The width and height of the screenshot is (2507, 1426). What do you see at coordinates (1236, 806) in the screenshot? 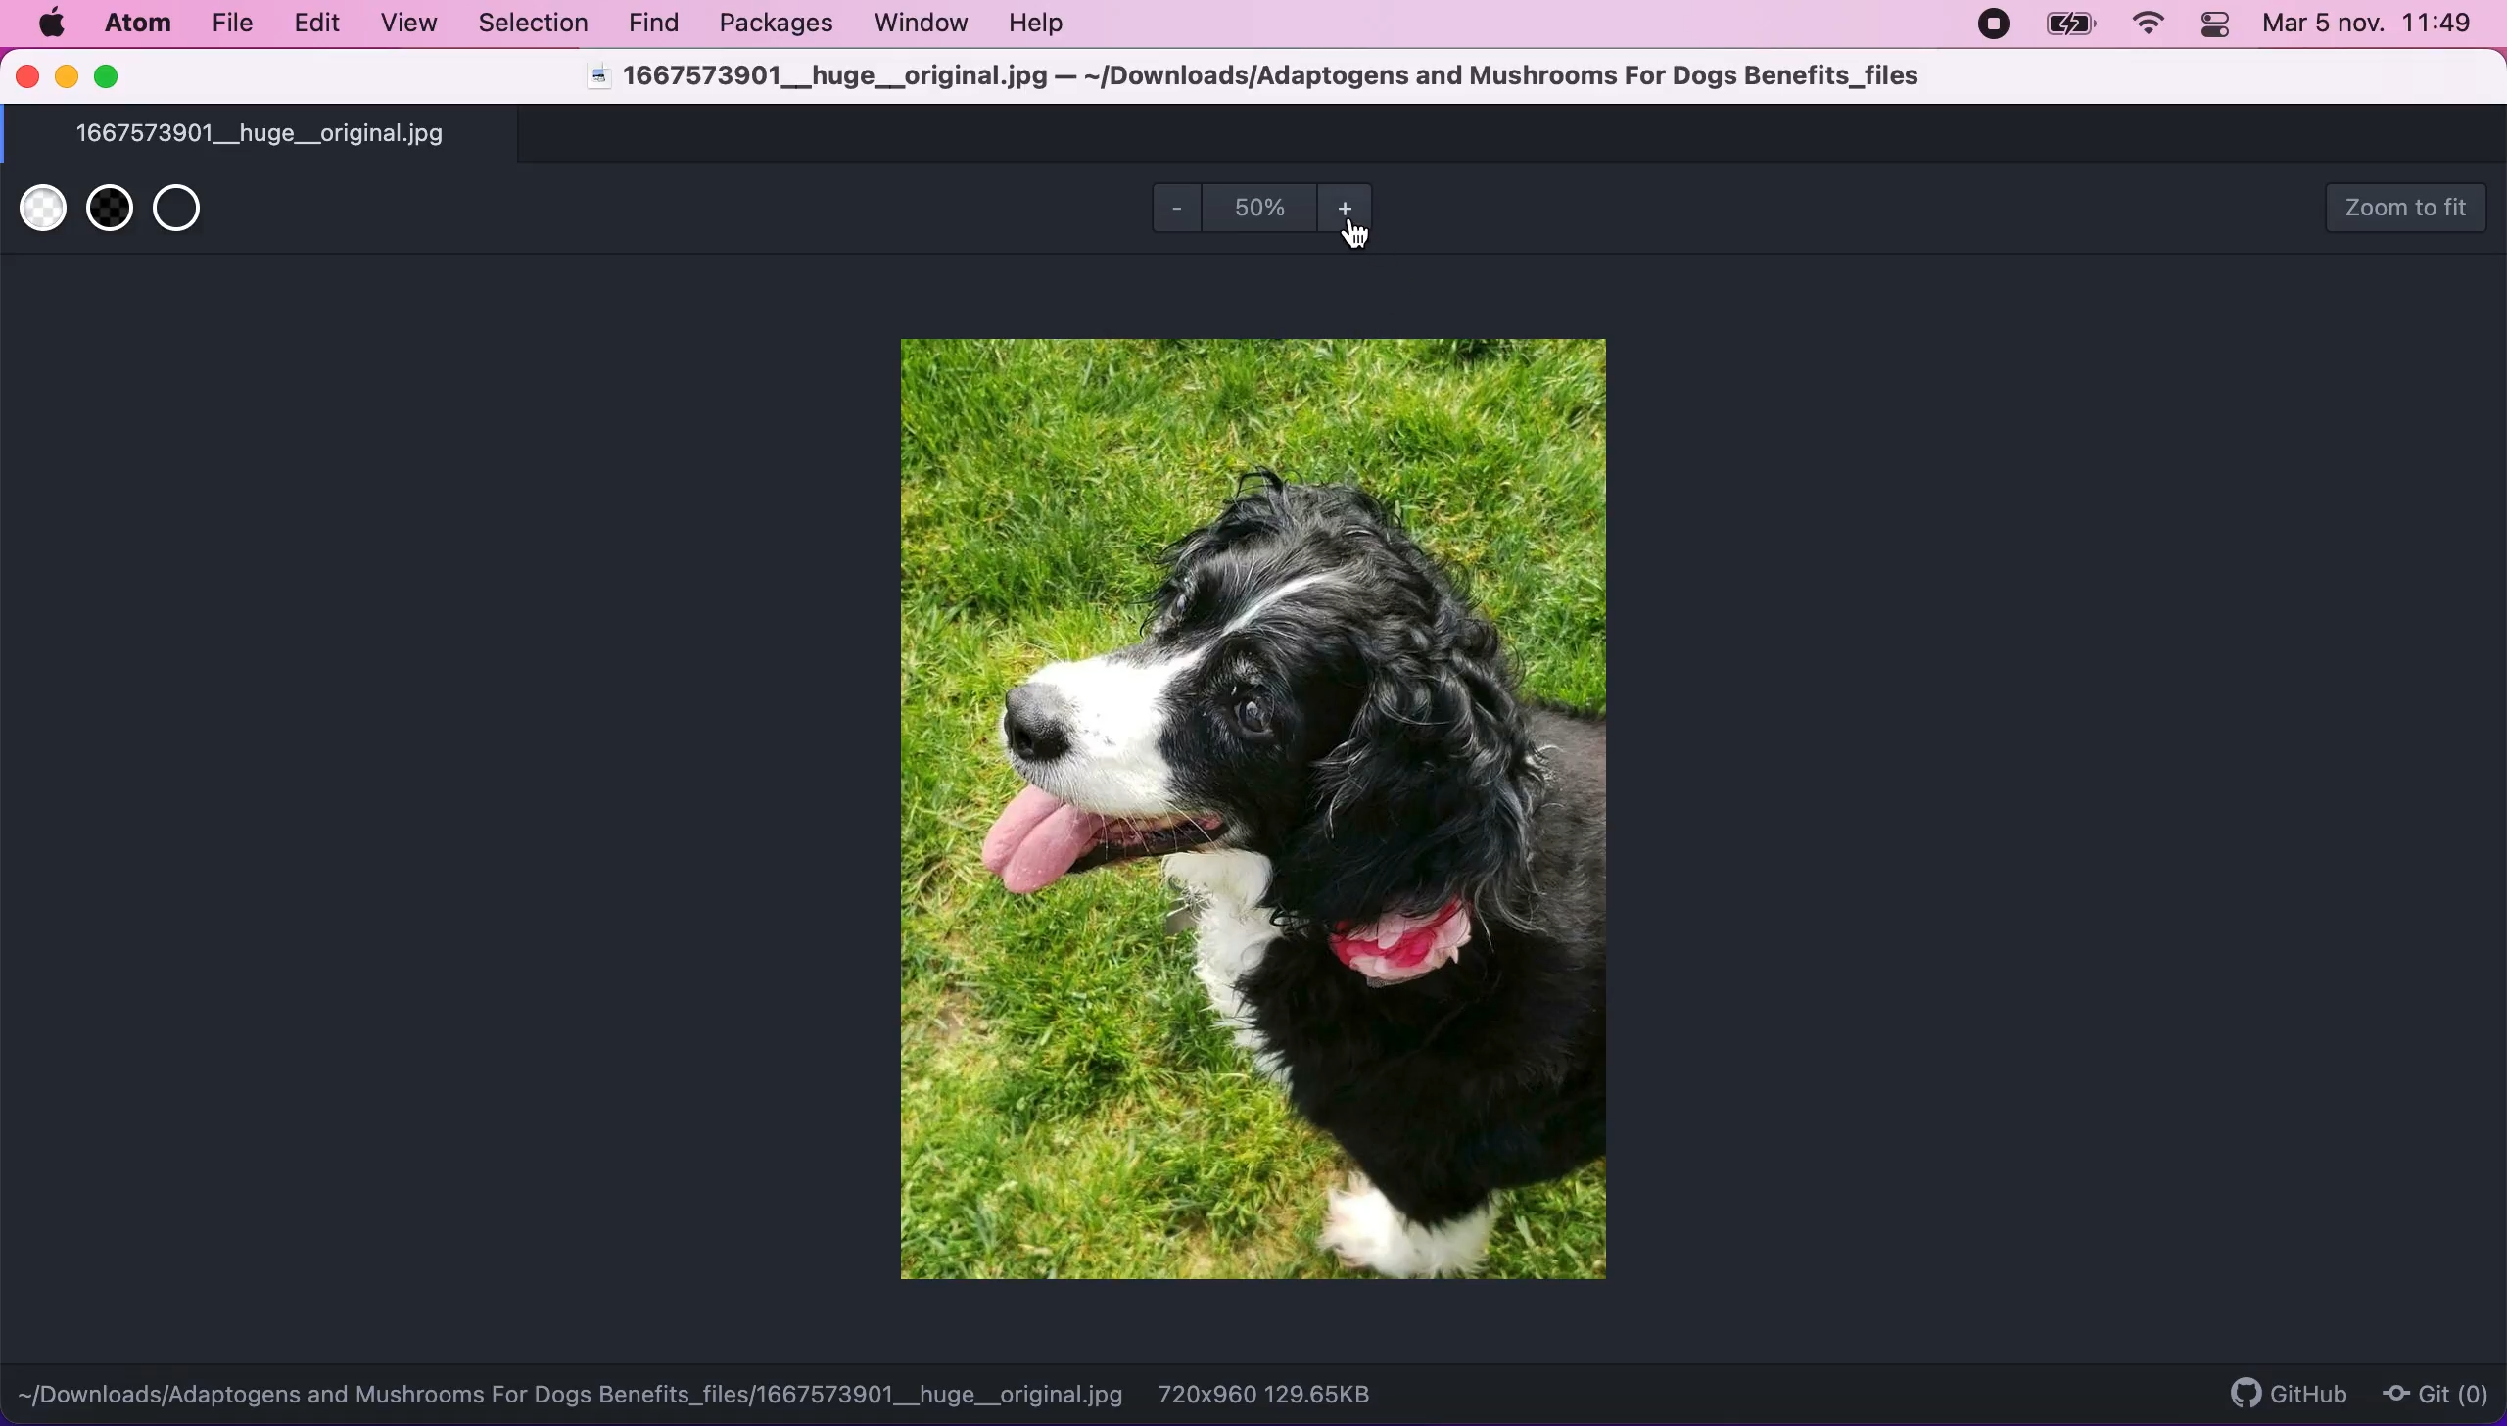
I see `file image` at bounding box center [1236, 806].